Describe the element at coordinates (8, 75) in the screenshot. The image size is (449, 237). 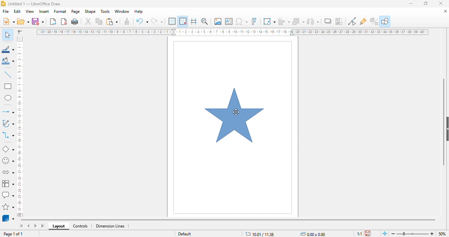
I see `insert line` at that location.